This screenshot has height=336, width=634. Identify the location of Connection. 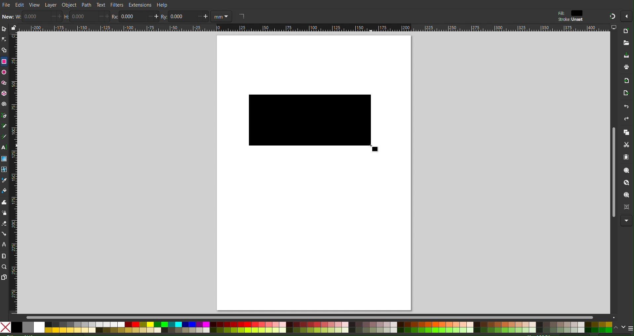
(4, 234).